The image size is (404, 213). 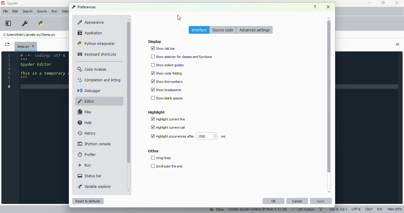 I want to click on run, so click(x=85, y=165).